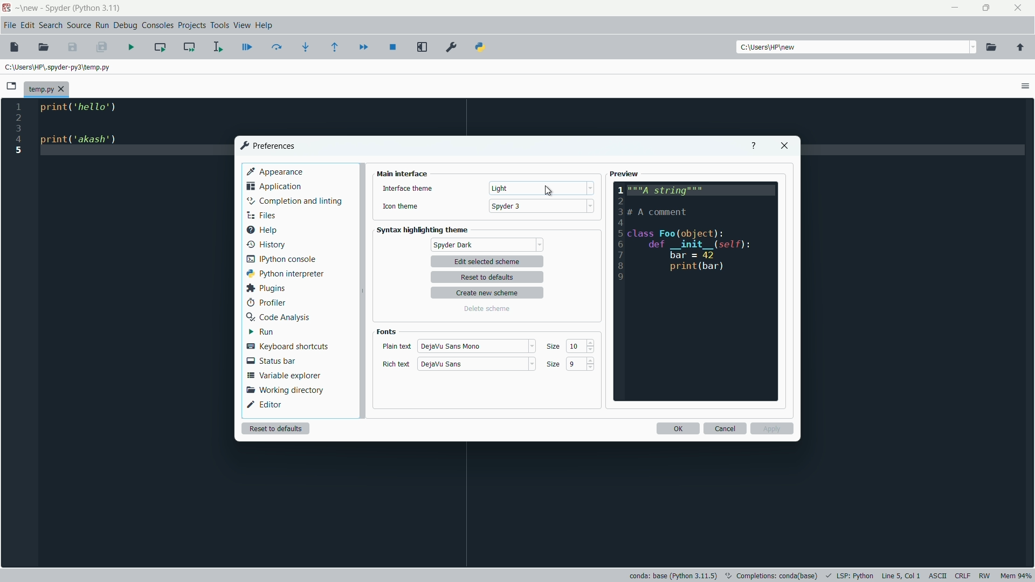 This screenshot has height=582, width=1035. What do you see at coordinates (672, 576) in the screenshot?
I see `interpreter` at bounding box center [672, 576].